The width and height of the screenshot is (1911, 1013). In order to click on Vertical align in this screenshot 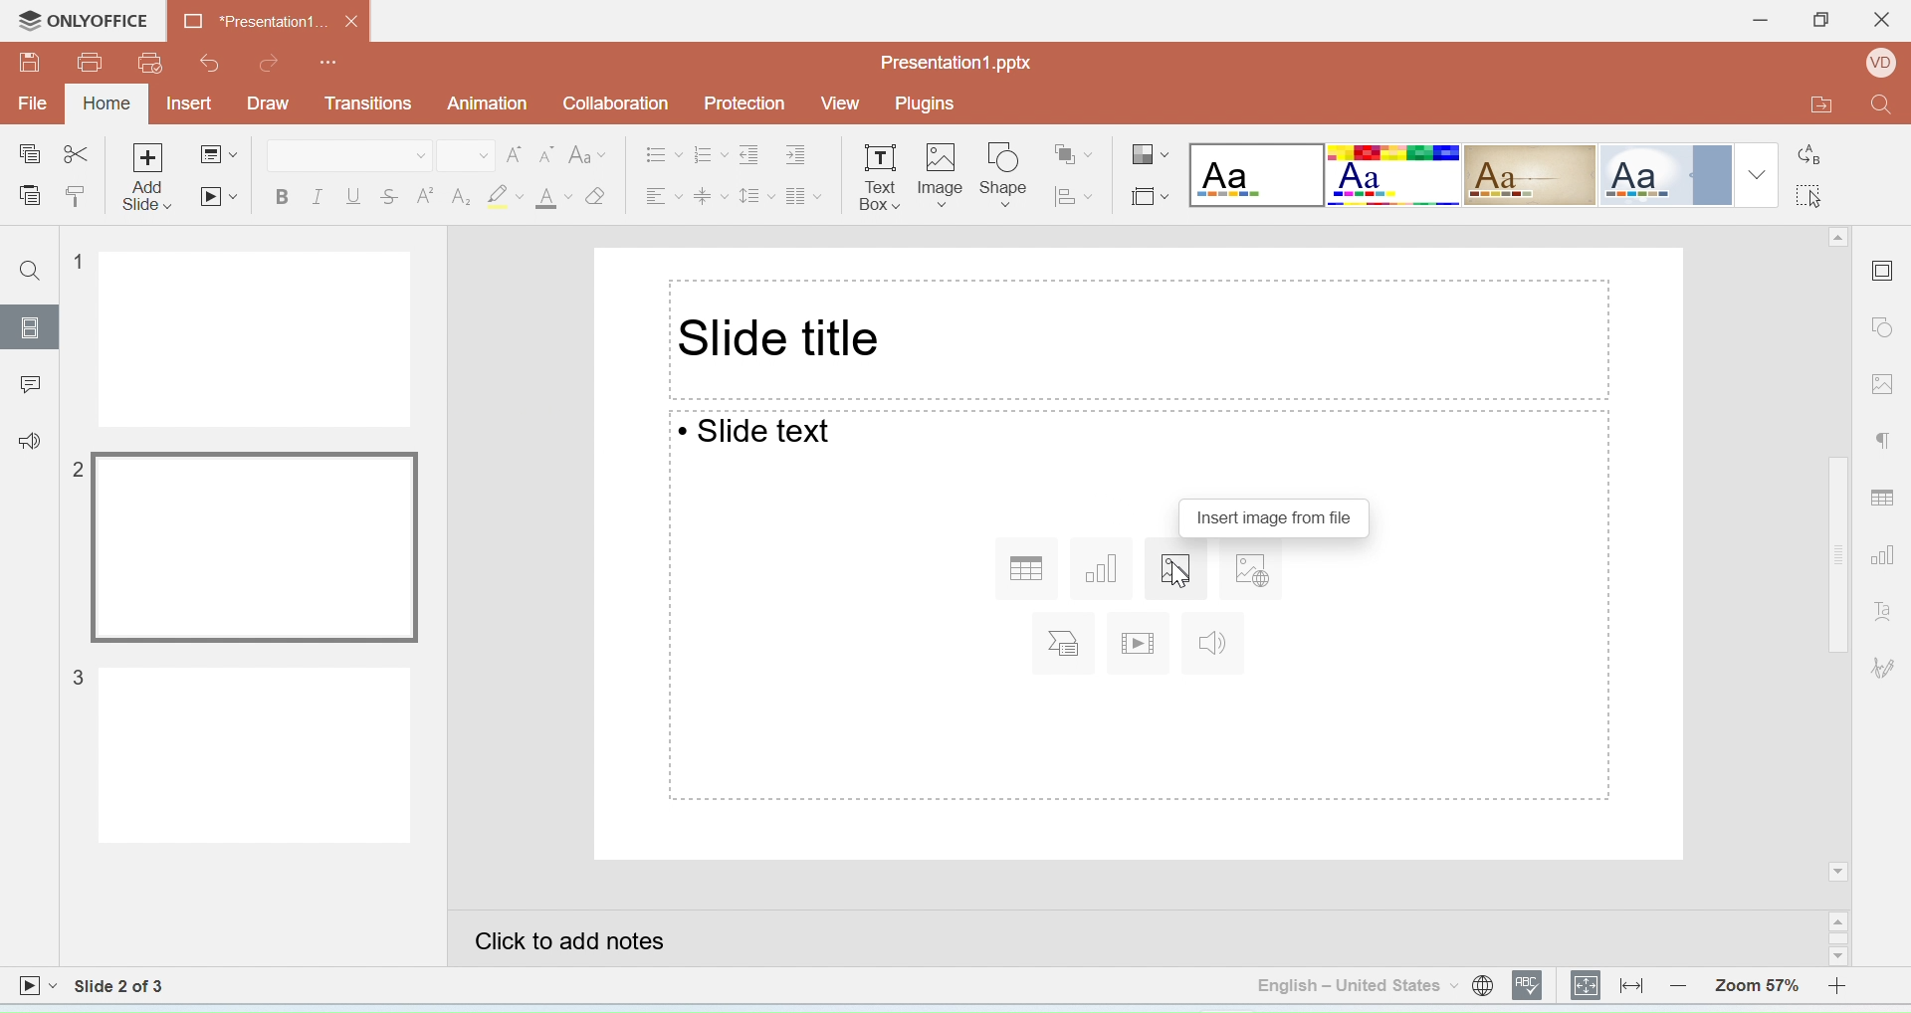, I will do `click(712, 193)`.